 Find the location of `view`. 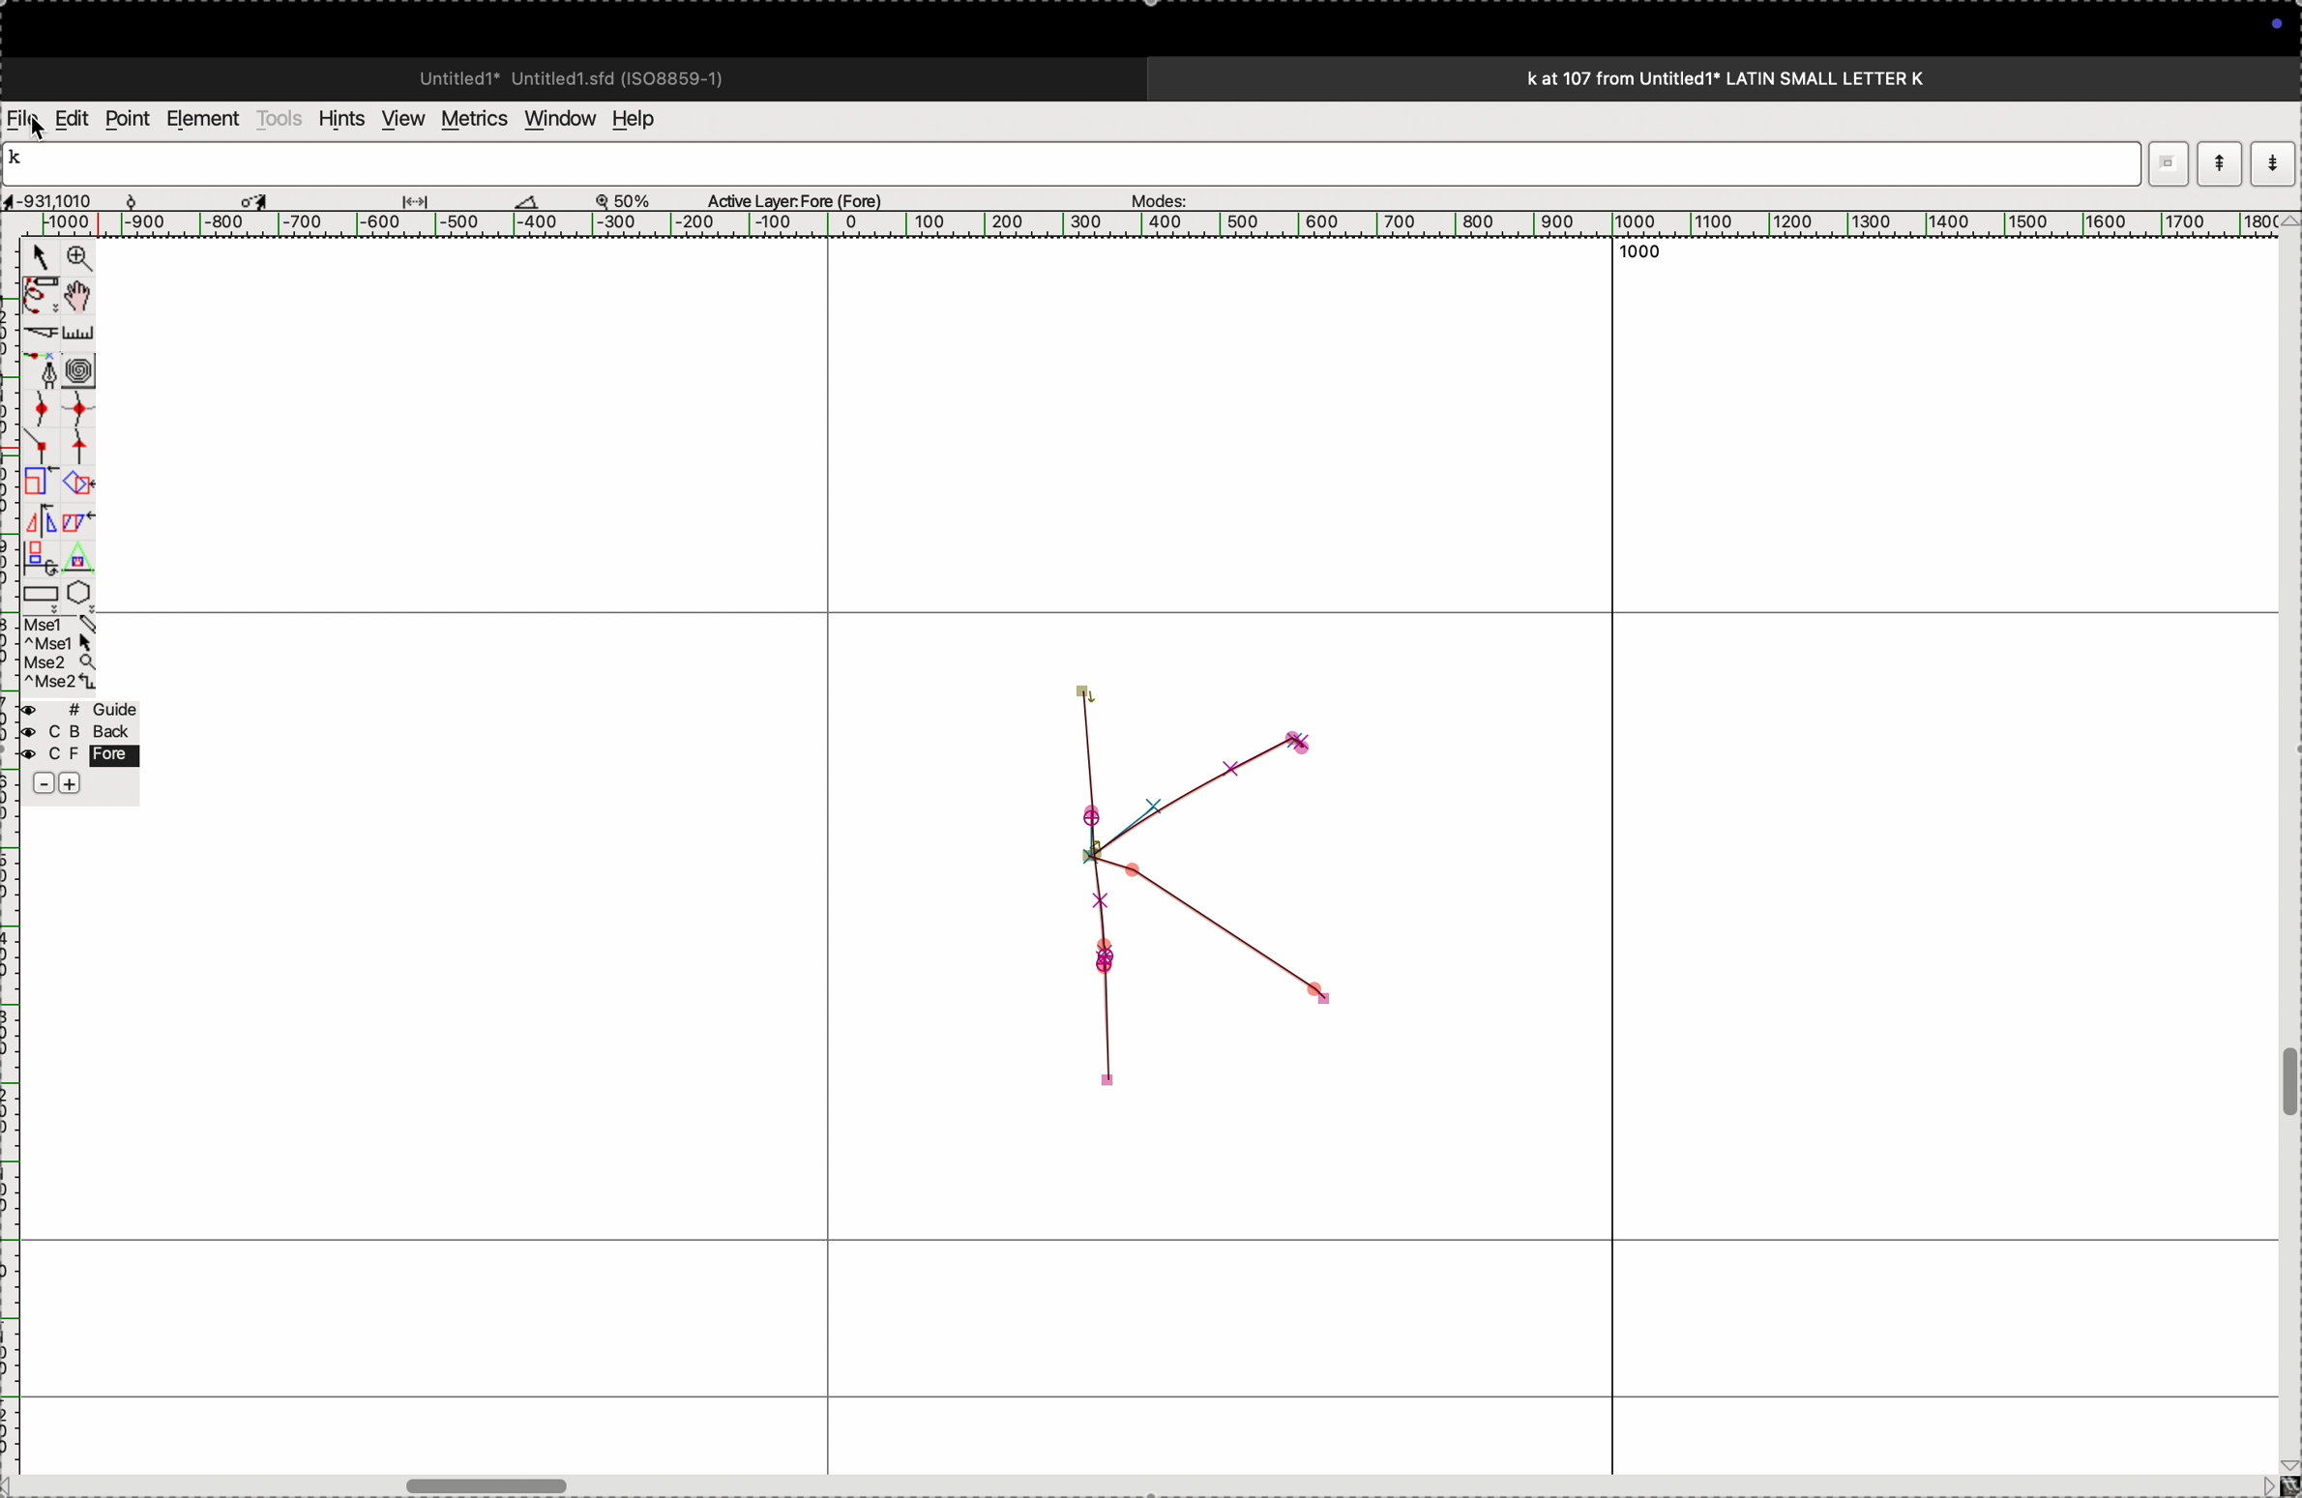

view is located at coordinates (398, 119).